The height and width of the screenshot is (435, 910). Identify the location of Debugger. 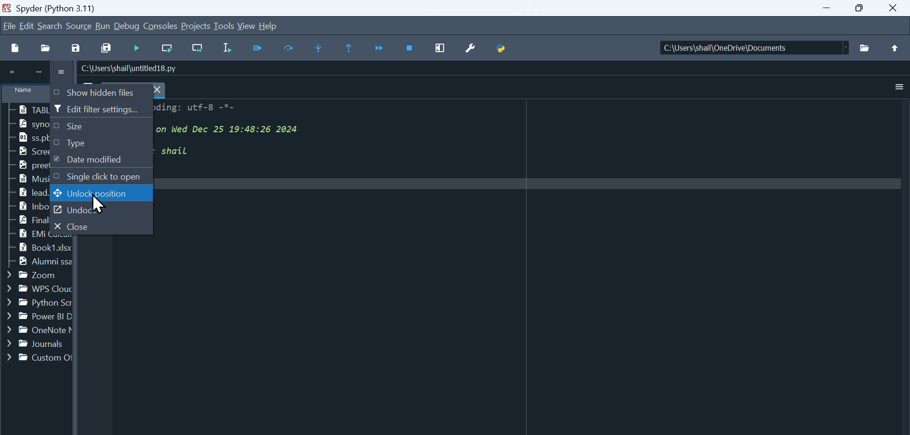
(260, 48).